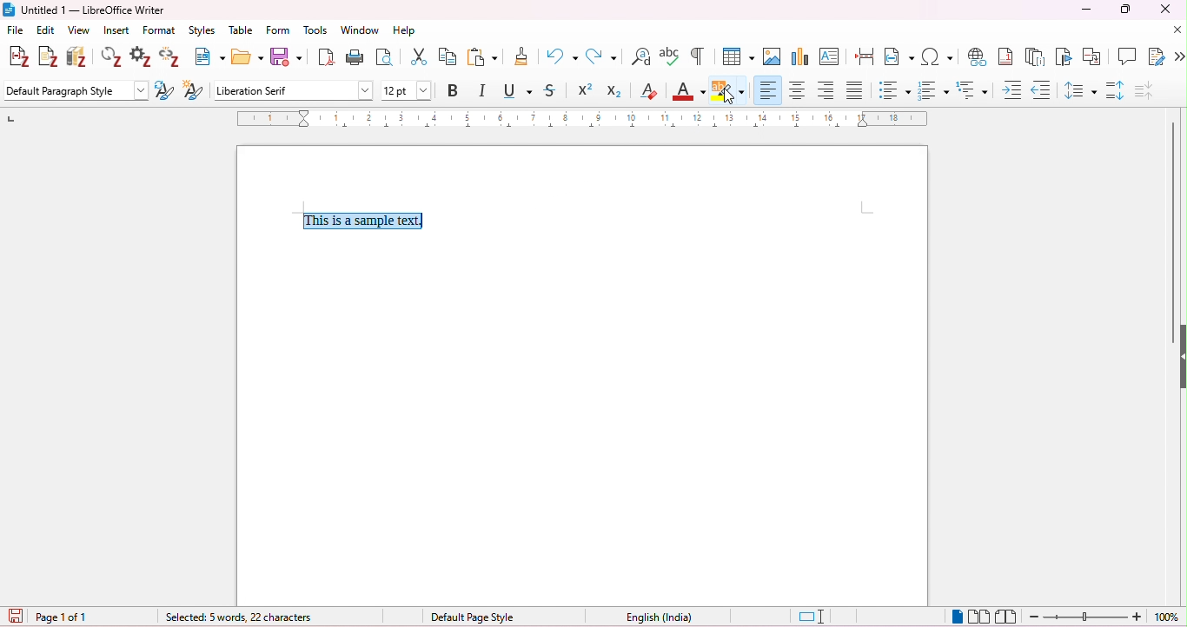 This screenshot has height=627, width=1187. Describe the element at coordinates (17, 57) in the screenshot. I see `add citations` at that location.